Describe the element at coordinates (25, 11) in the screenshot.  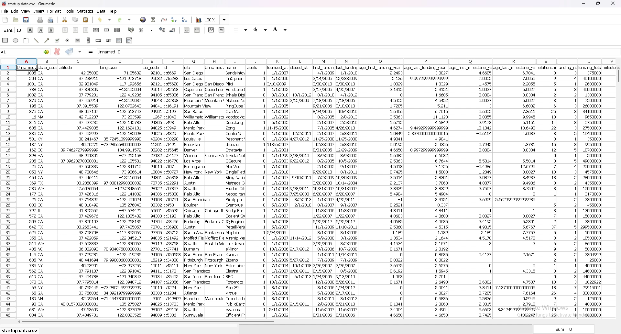
I see `view` at that location.